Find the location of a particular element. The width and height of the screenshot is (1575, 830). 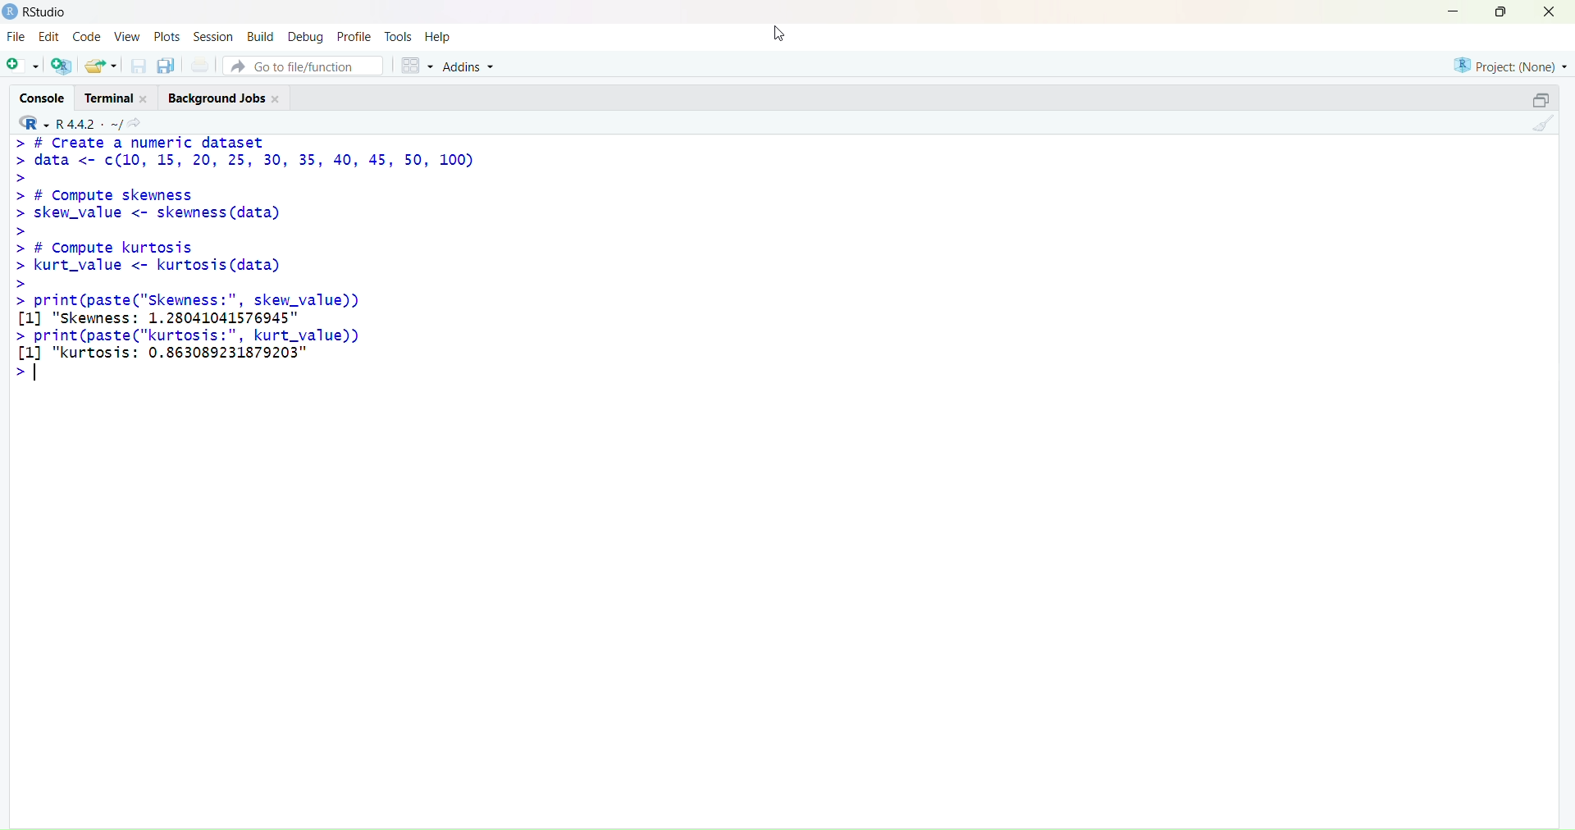

R is located at coordinates (30, 122).